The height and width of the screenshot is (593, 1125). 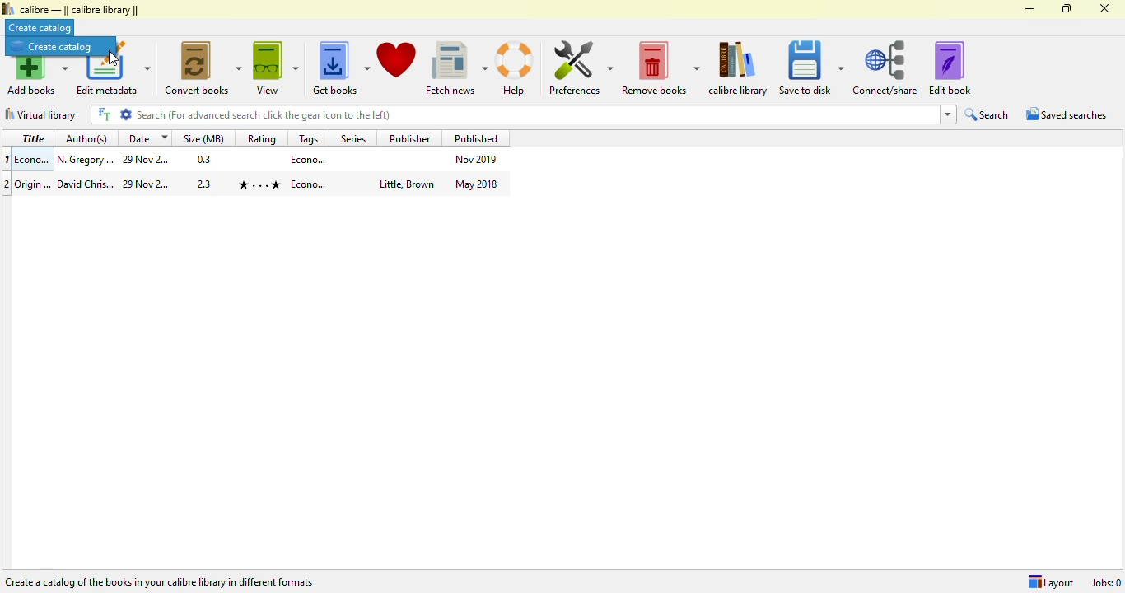 What do you see at coordinates (113, 58) in the screenshot?
I see `cursor` at bounding box center [113, 58].